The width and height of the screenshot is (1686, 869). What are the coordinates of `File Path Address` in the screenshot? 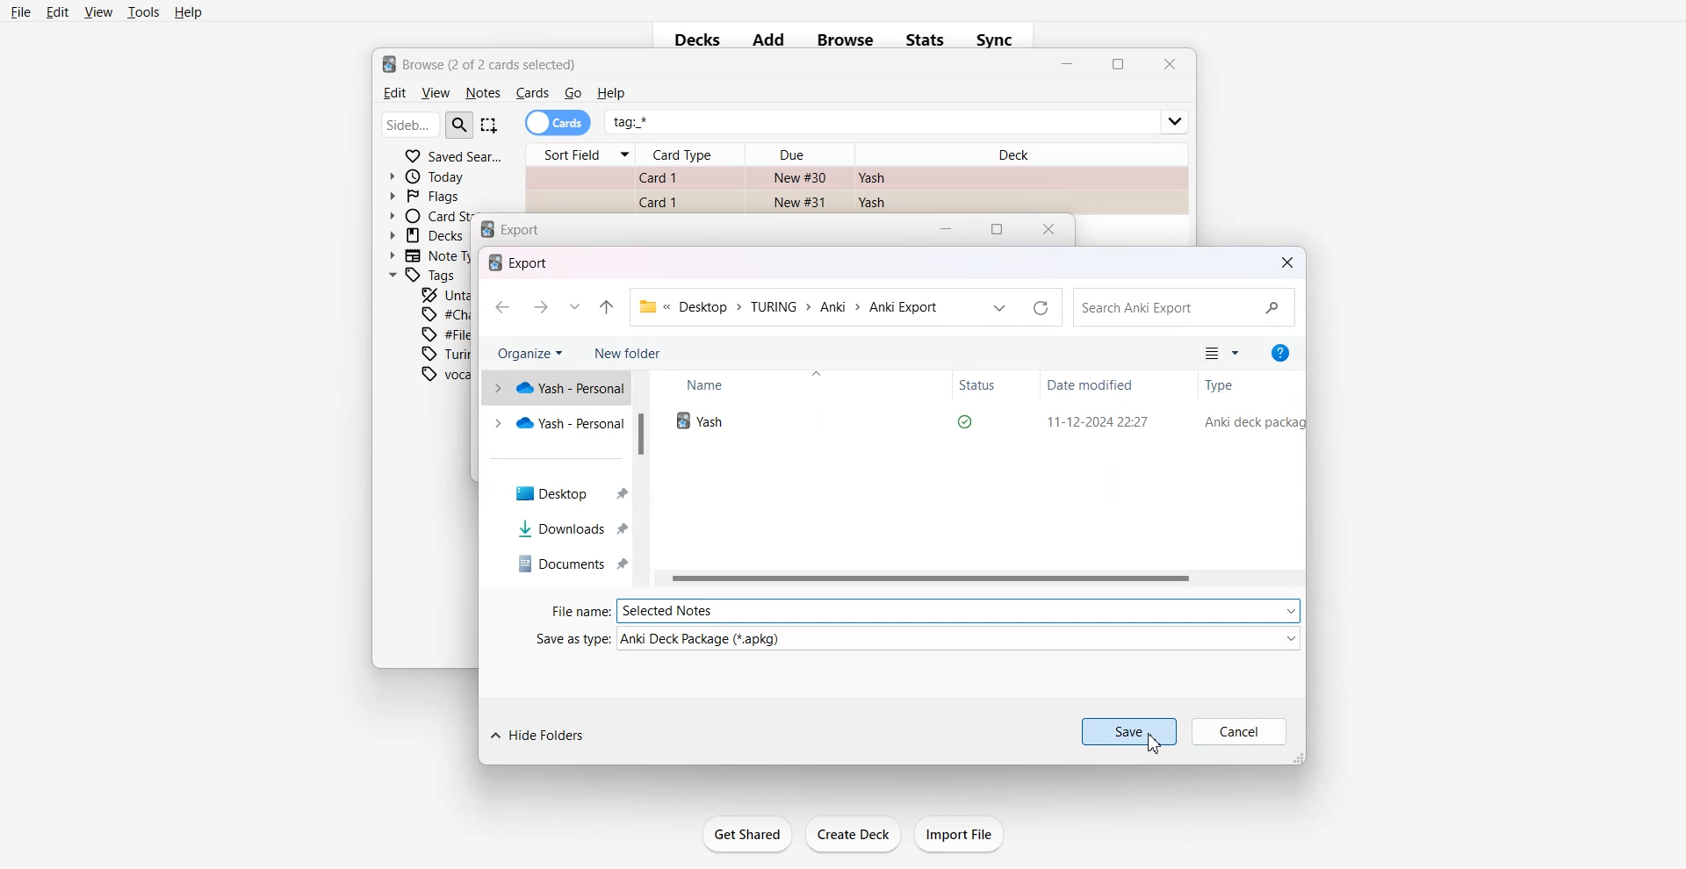 It's located at (789, 306).